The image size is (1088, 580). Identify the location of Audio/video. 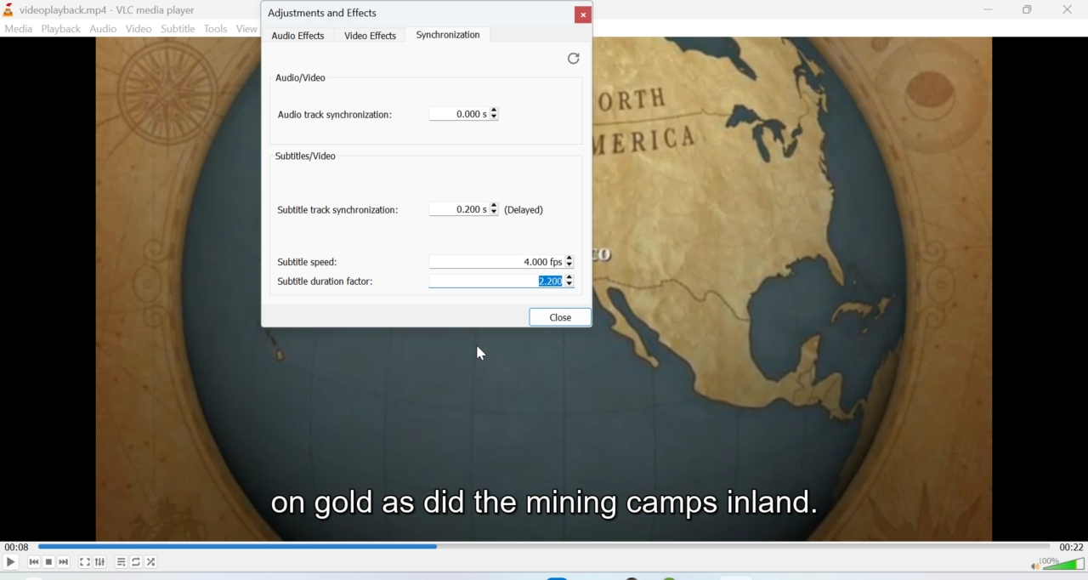
(303, 78).